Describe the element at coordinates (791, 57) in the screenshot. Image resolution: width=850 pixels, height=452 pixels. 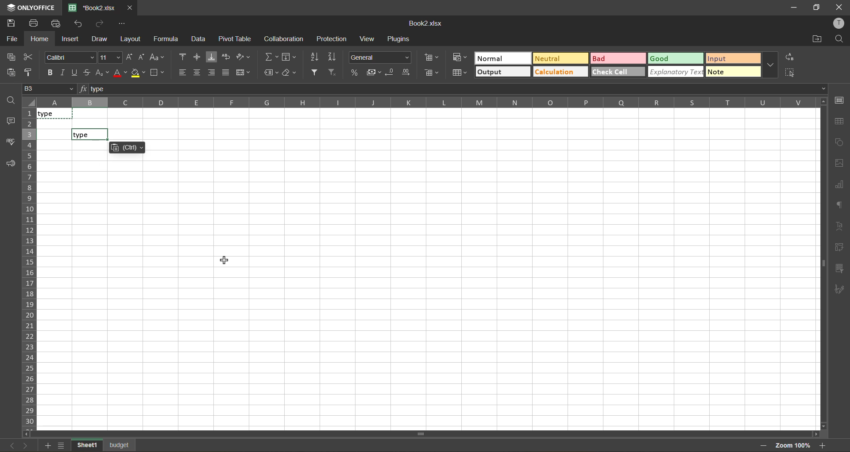
I see `replace` at that location.